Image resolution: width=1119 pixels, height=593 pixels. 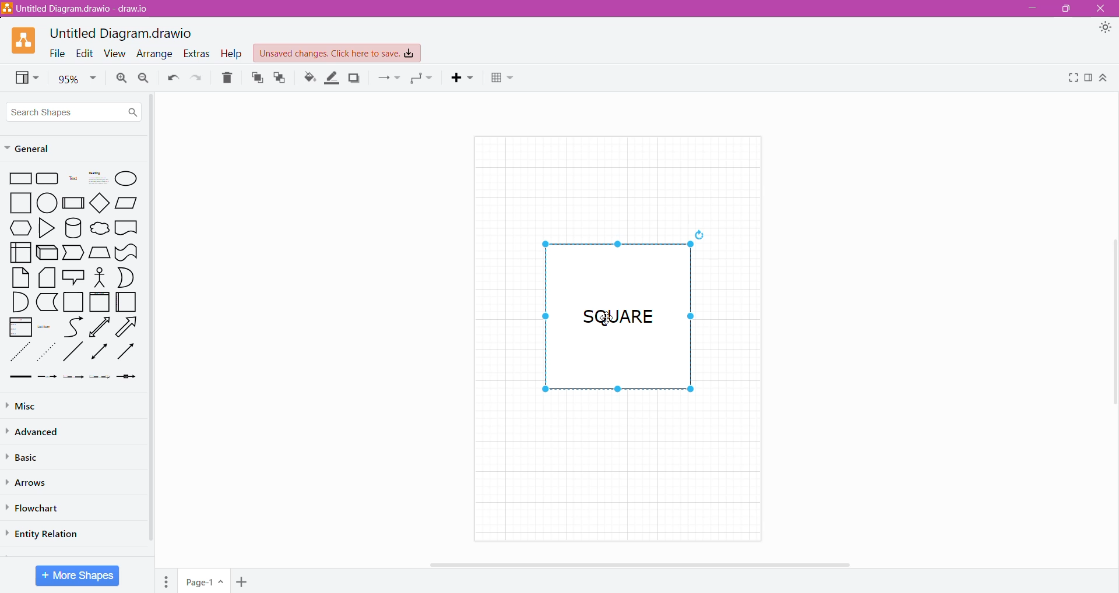 I want to click on diamond, so click(x=101, y=203).